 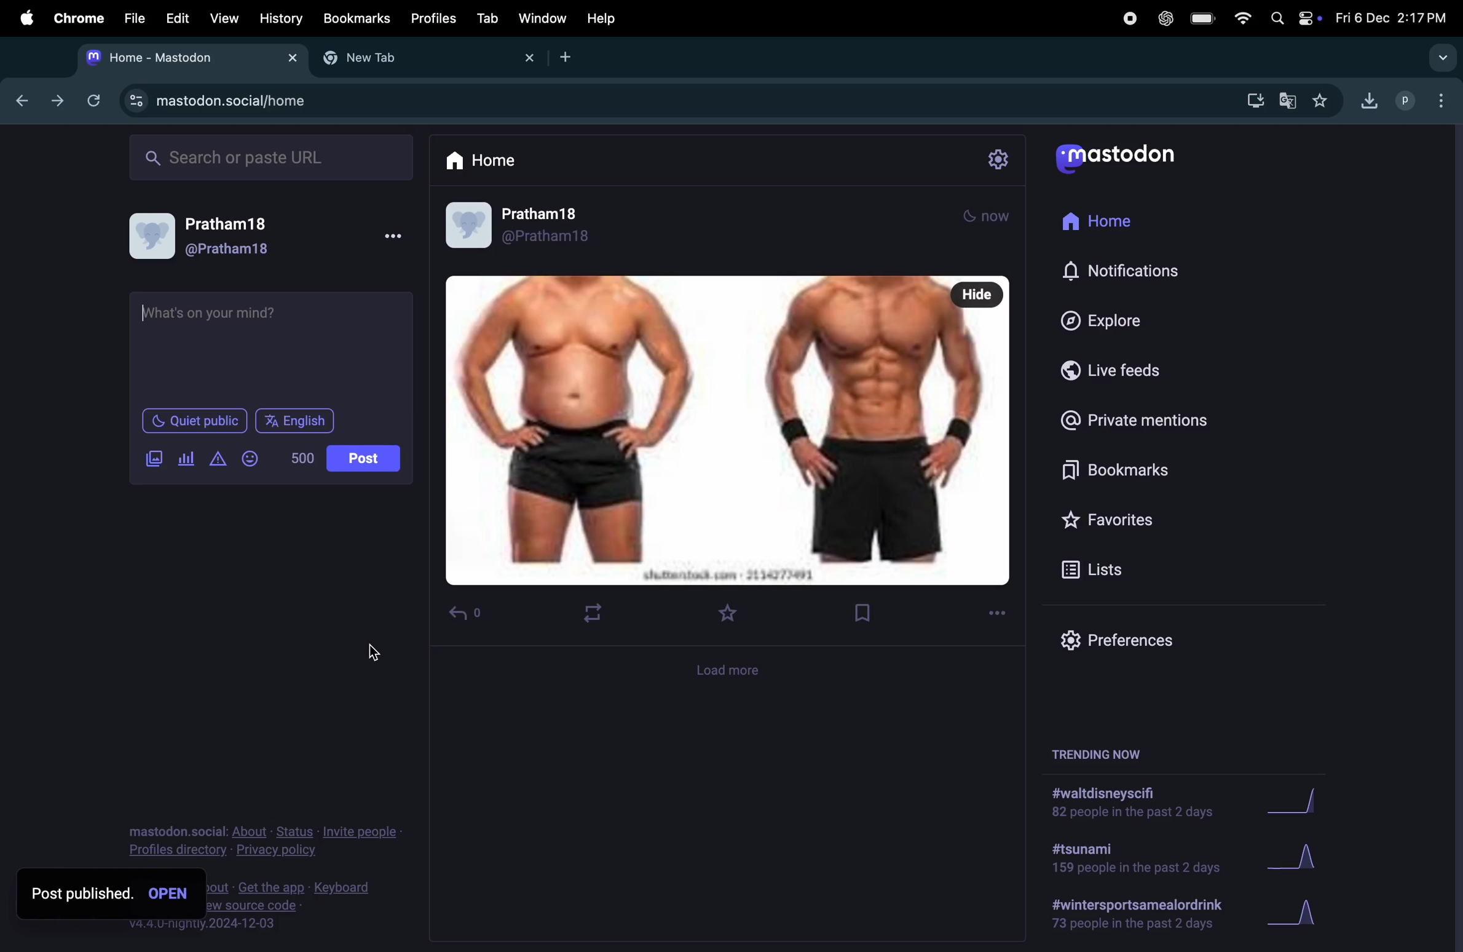 What do you see at coordinates (1130, 162) in the screenshot?
I see `mastodon app` at bounding box center [1130, 162].